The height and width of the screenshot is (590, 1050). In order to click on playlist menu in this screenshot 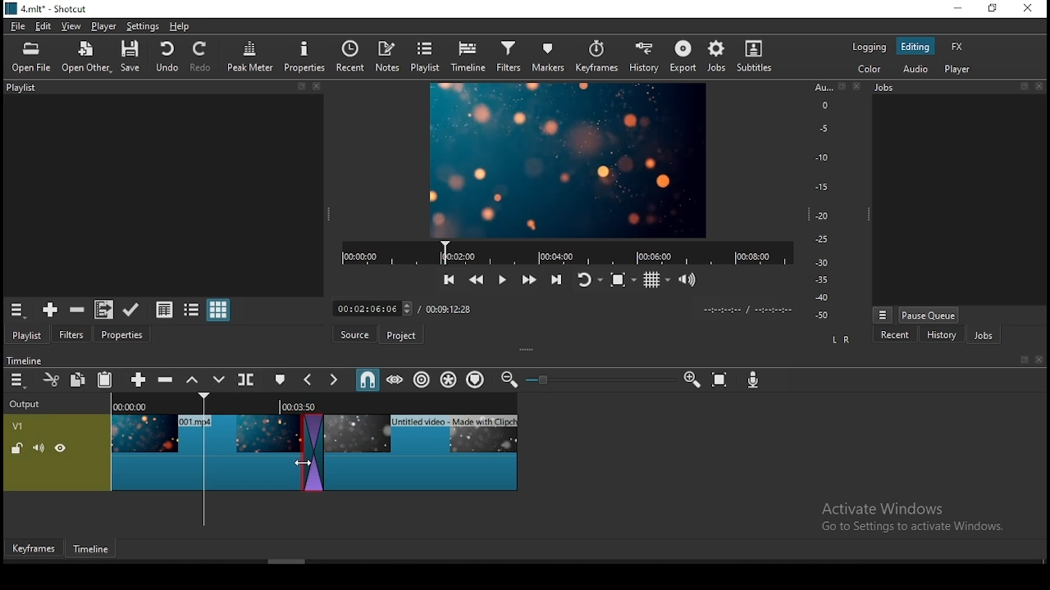, I will do `click(16, 310)`.